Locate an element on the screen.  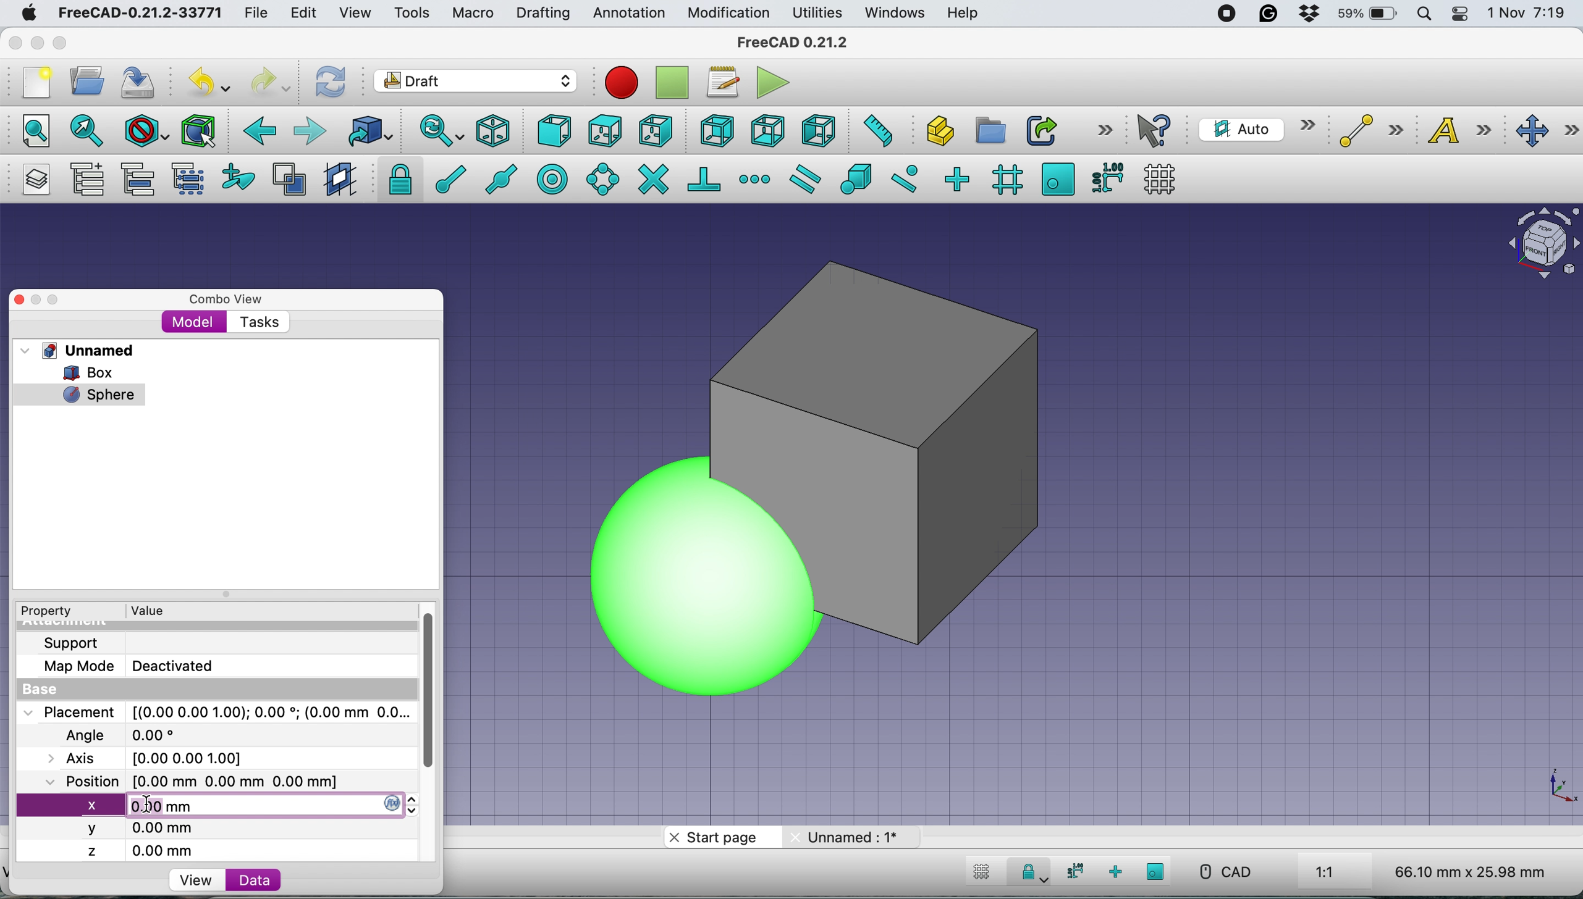
measure distance is located at coordinates (874, 129).